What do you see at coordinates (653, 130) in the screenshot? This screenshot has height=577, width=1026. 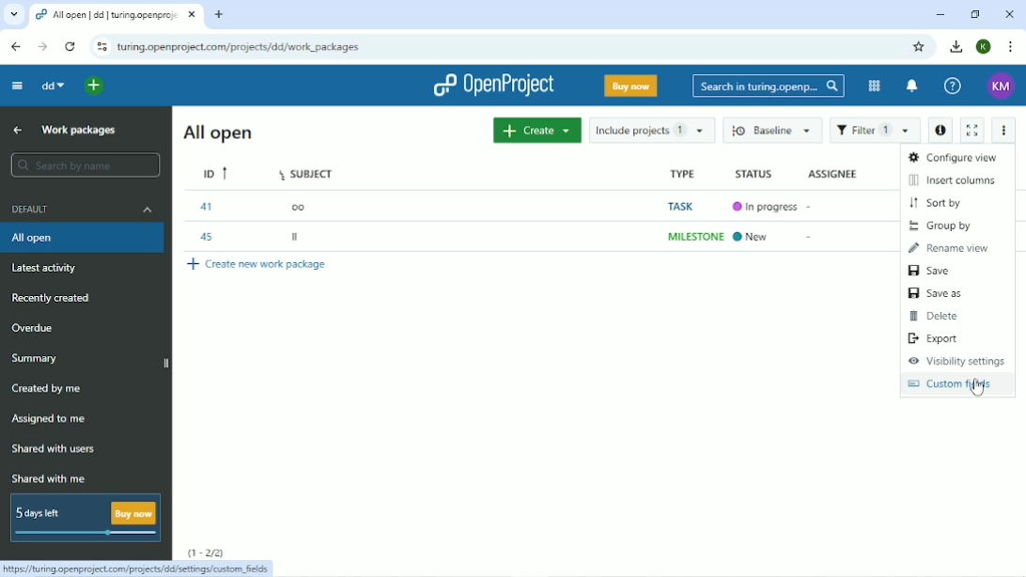 I see `Include projects ` at bounding box center [653, 130].